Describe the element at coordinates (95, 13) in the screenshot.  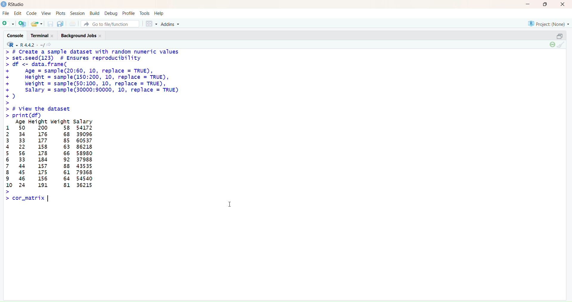
I see `Build` at that location.